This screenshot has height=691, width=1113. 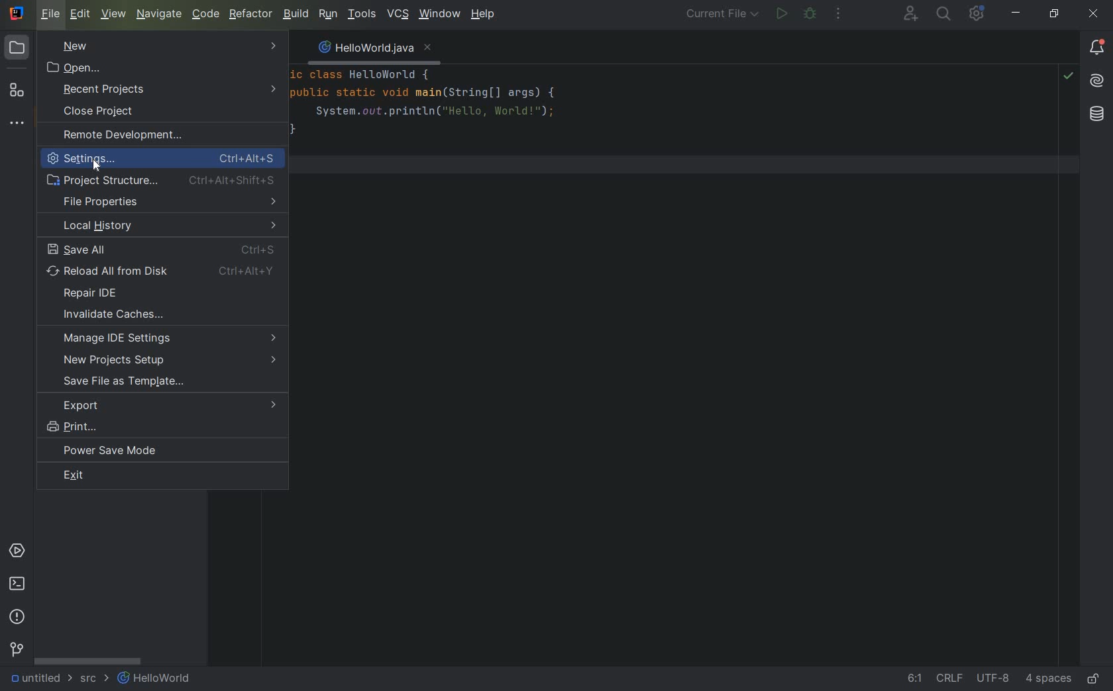 I want to click on (UTF-8)file encoding), so click(x=995, y=680).